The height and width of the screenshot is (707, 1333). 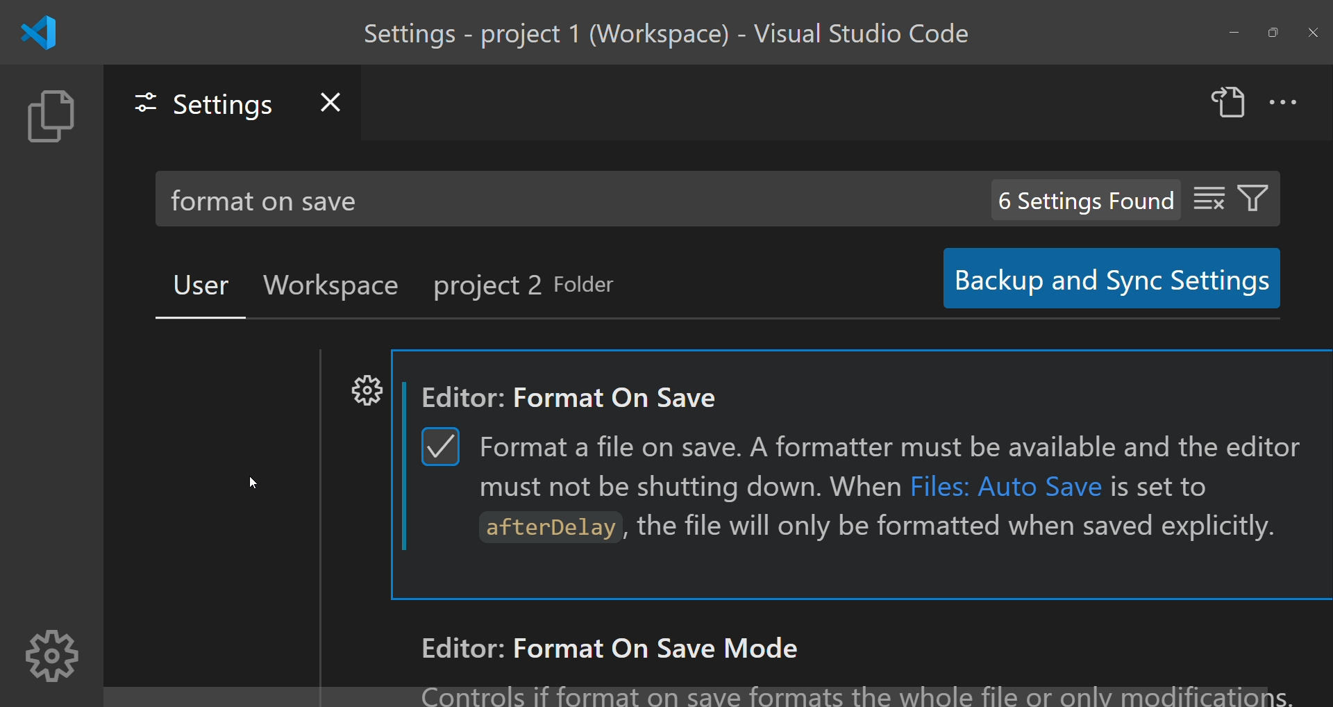 What do you see at coordinates (582, 394) in the screenshot?
I see `Editor: format on save` at bounding box center [582, 394].